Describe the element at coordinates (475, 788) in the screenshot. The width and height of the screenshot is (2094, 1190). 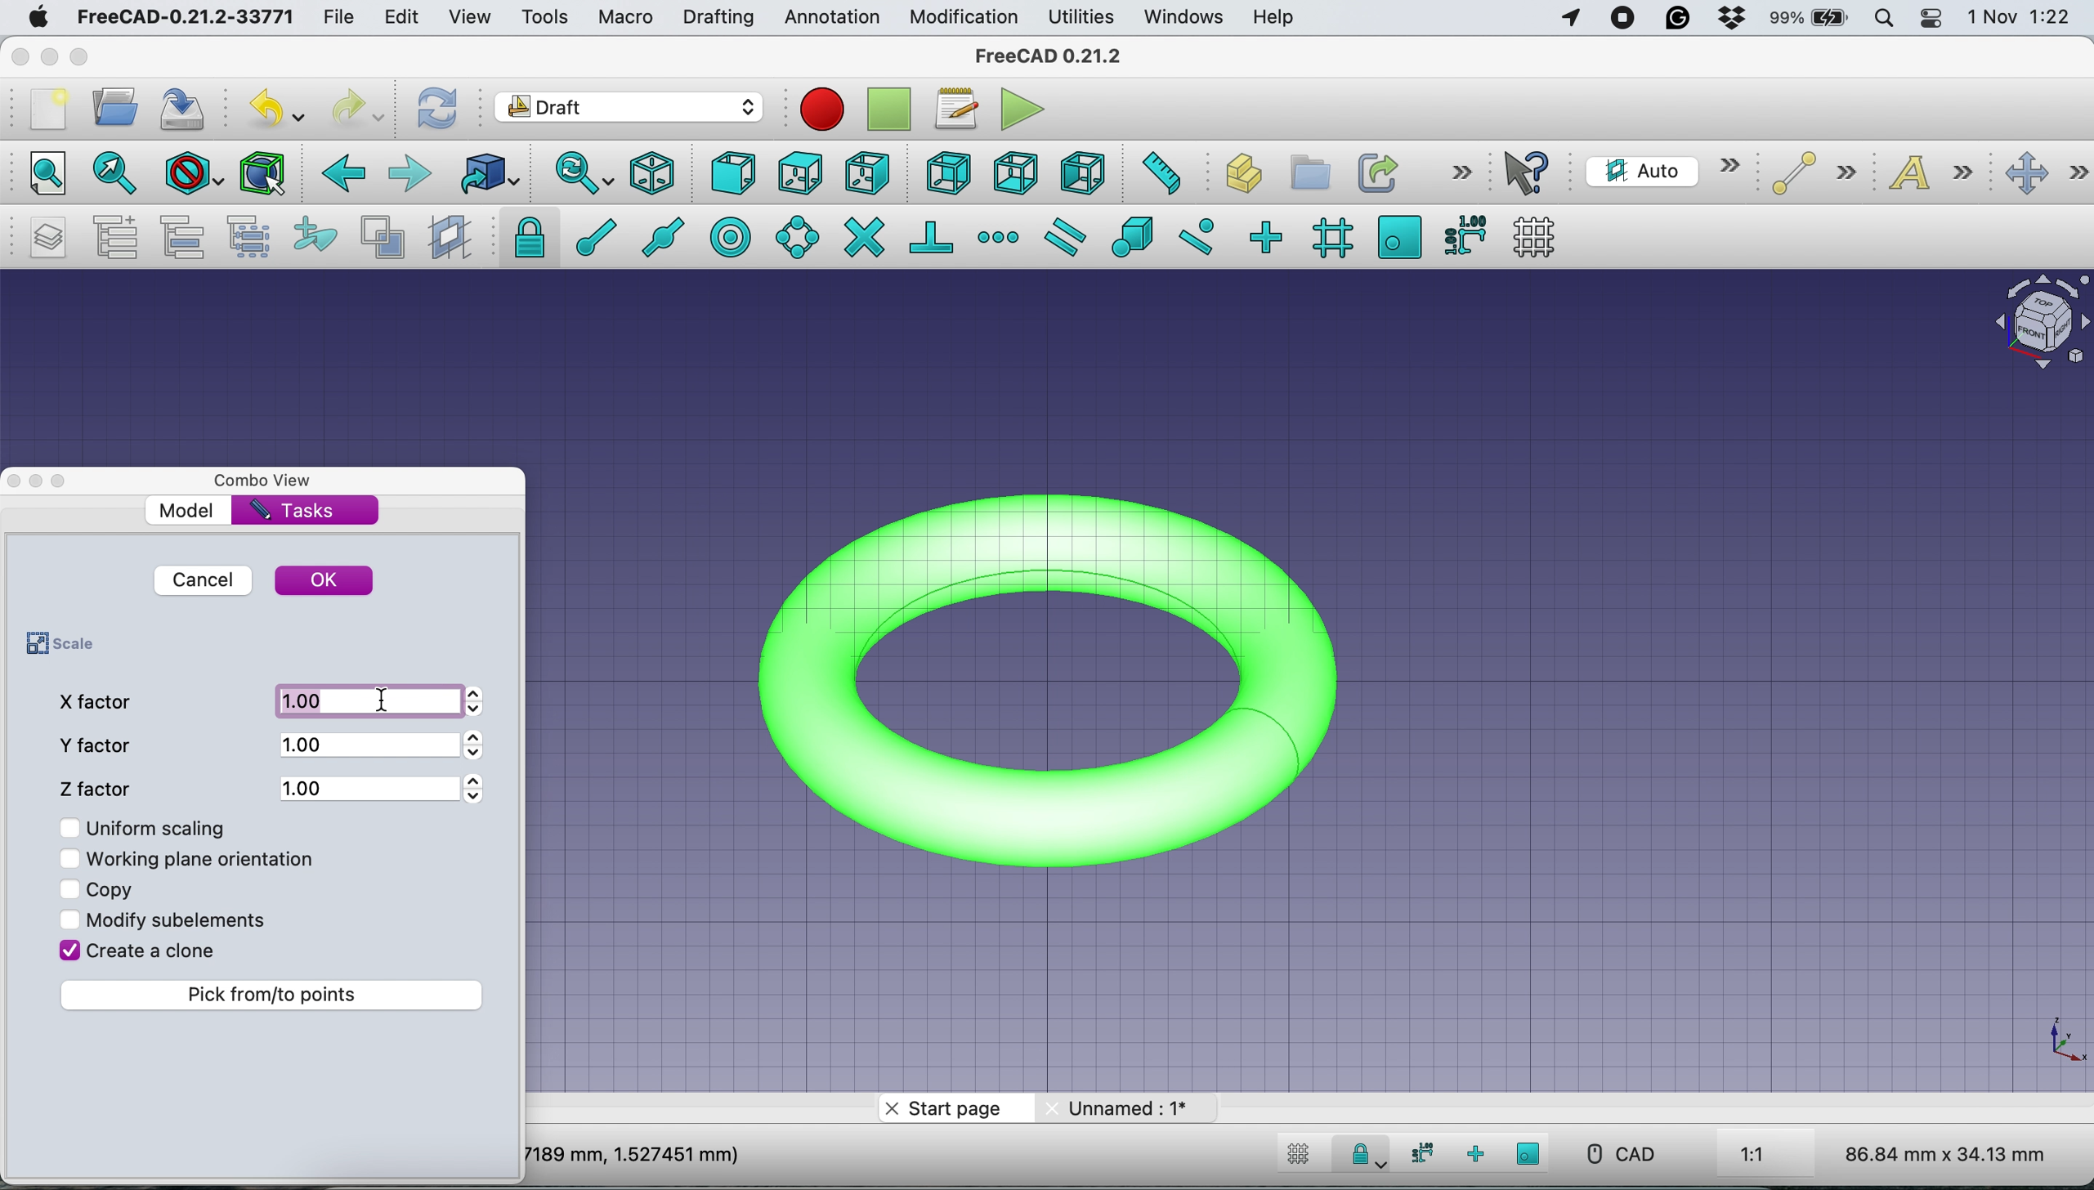
I see `Arrows` at that location.